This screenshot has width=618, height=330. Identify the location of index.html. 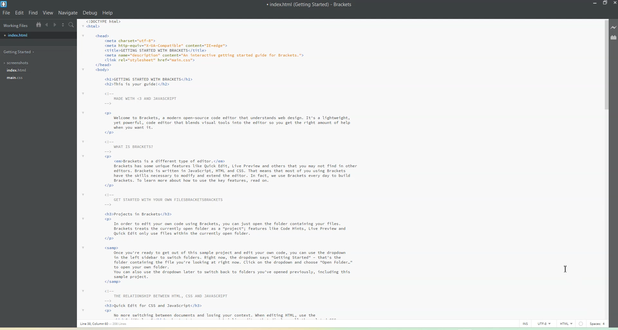
(17, 70).